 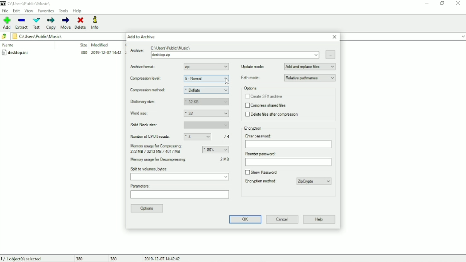 I want to click on Date and Time, so click(x=164, y=258).